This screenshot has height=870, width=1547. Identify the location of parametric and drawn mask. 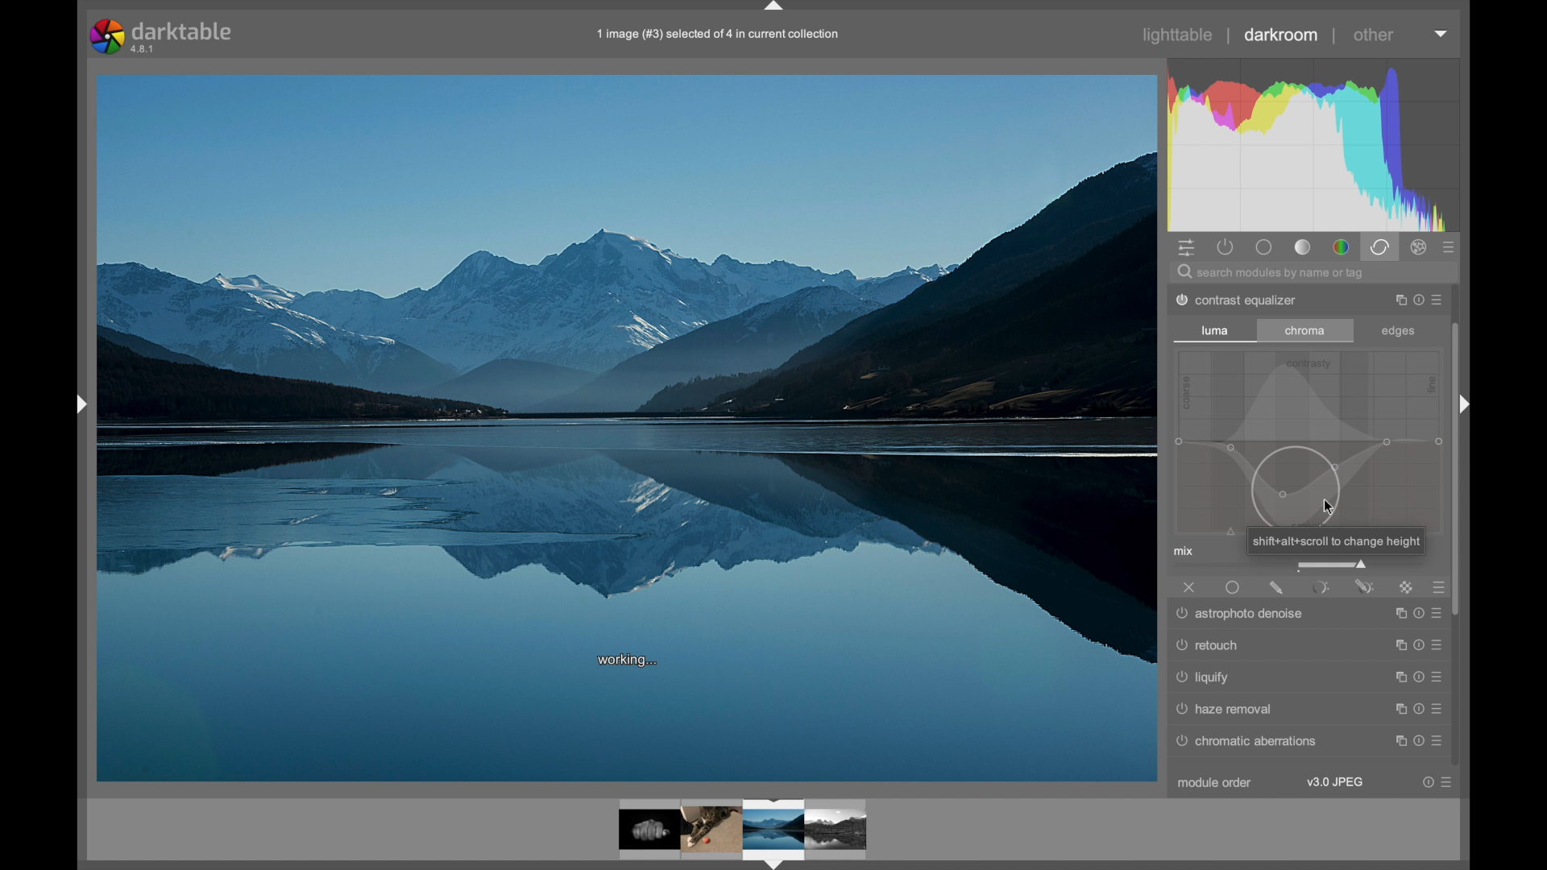
(1364, 586).